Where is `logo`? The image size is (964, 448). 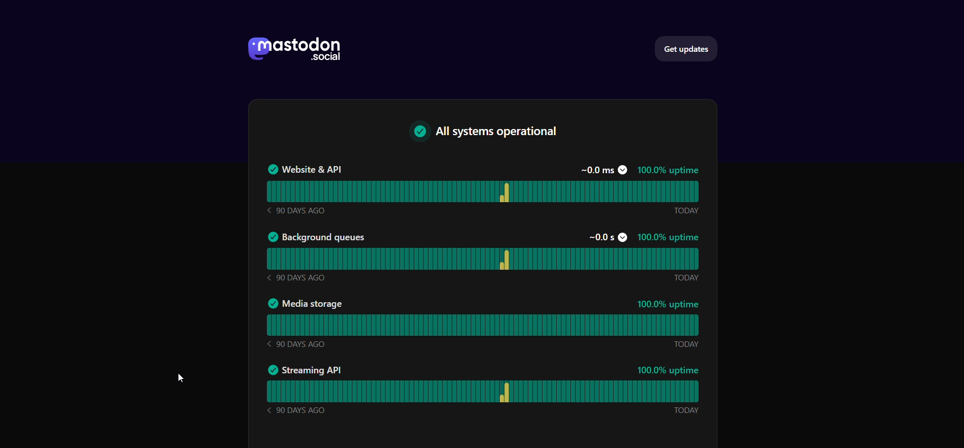
logo is located at coordinates (291, 49).